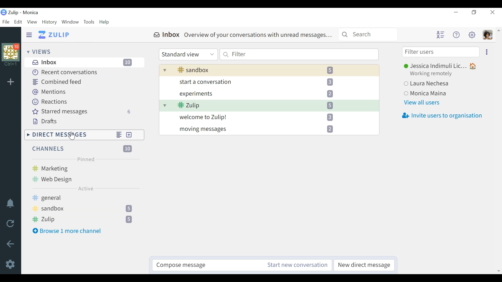  Describe the element at coordinates (10, 203) in the screenshot. I see `notification` at that location.